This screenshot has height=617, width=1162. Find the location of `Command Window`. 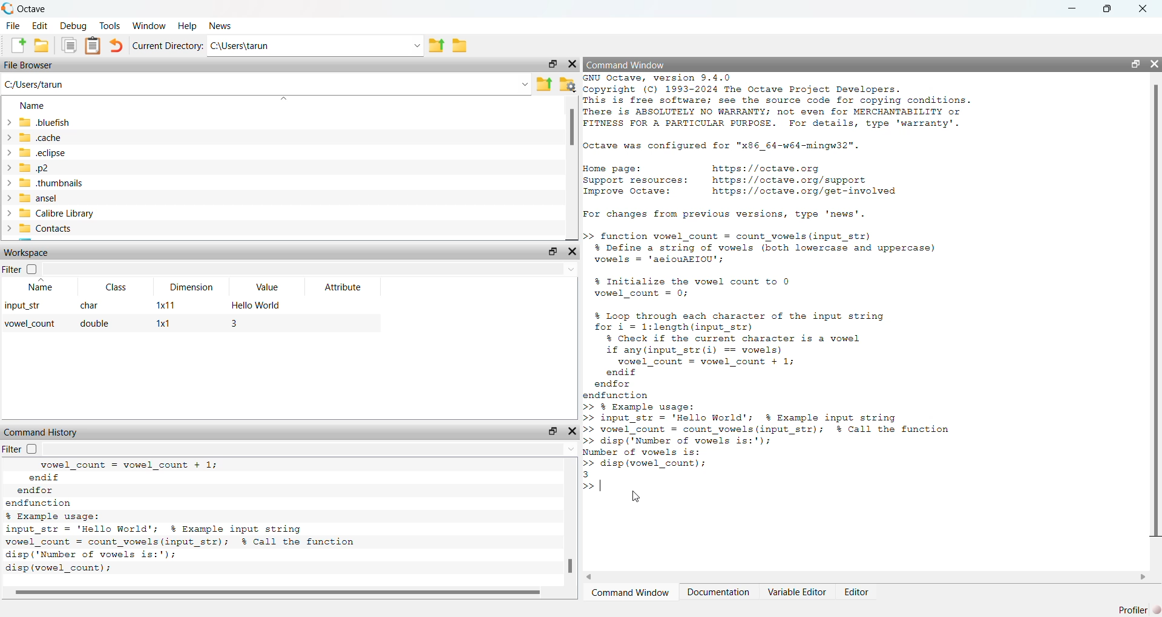

Command Window is located at coordinates (626, 65).